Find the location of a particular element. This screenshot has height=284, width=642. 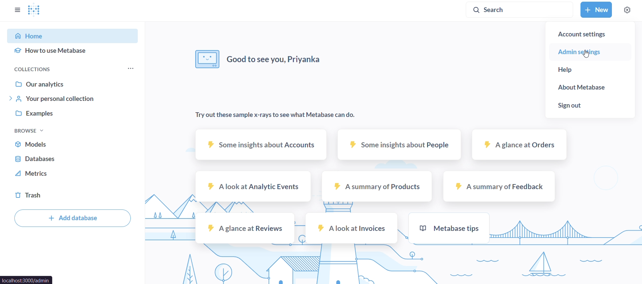

a glance at orders is located at coordinates (520, 144).